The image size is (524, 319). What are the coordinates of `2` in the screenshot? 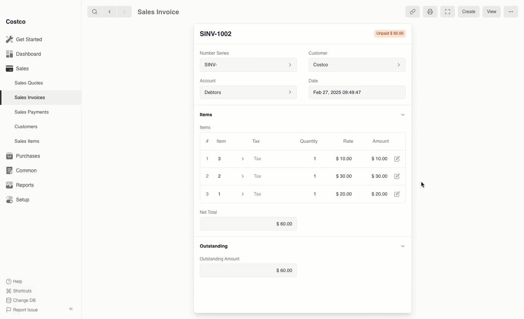 It's located at (232, 176).